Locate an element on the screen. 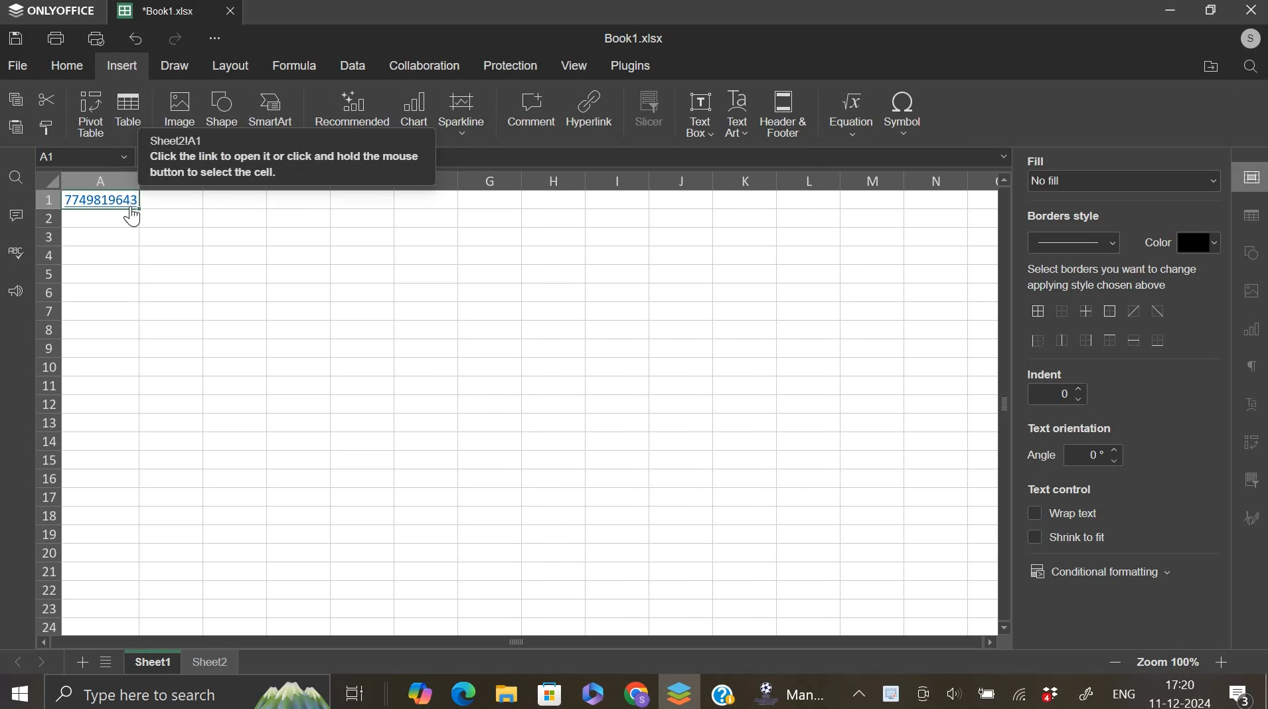 The width and height of the screenshot is (1268, 709). save is located at coordinates (16, 37).